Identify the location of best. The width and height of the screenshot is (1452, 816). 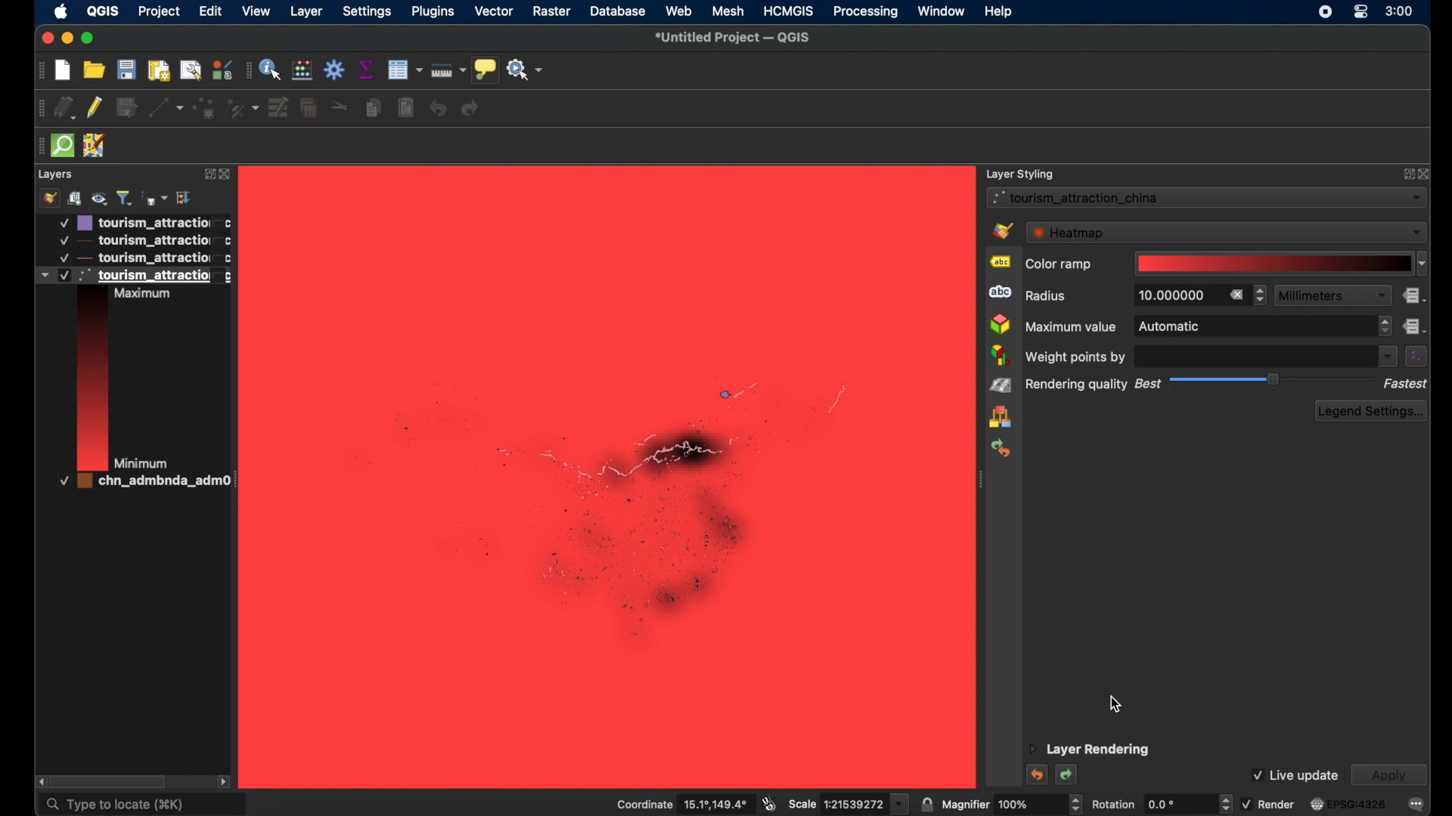
(1146, 385).